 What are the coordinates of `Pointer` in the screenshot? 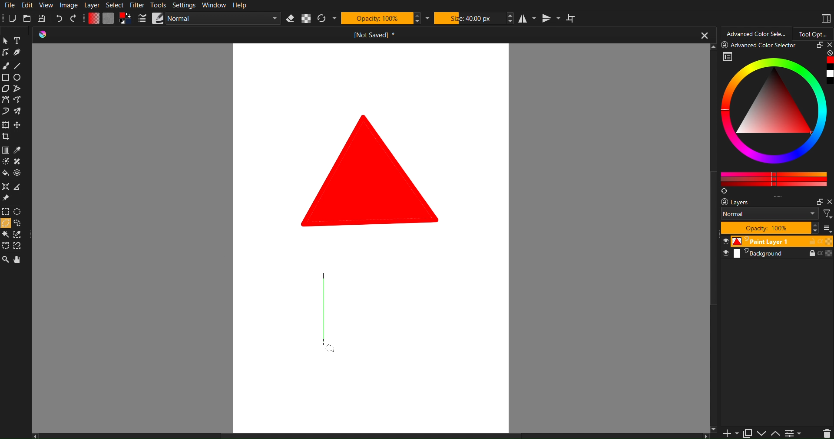 It's located at (5, 41).